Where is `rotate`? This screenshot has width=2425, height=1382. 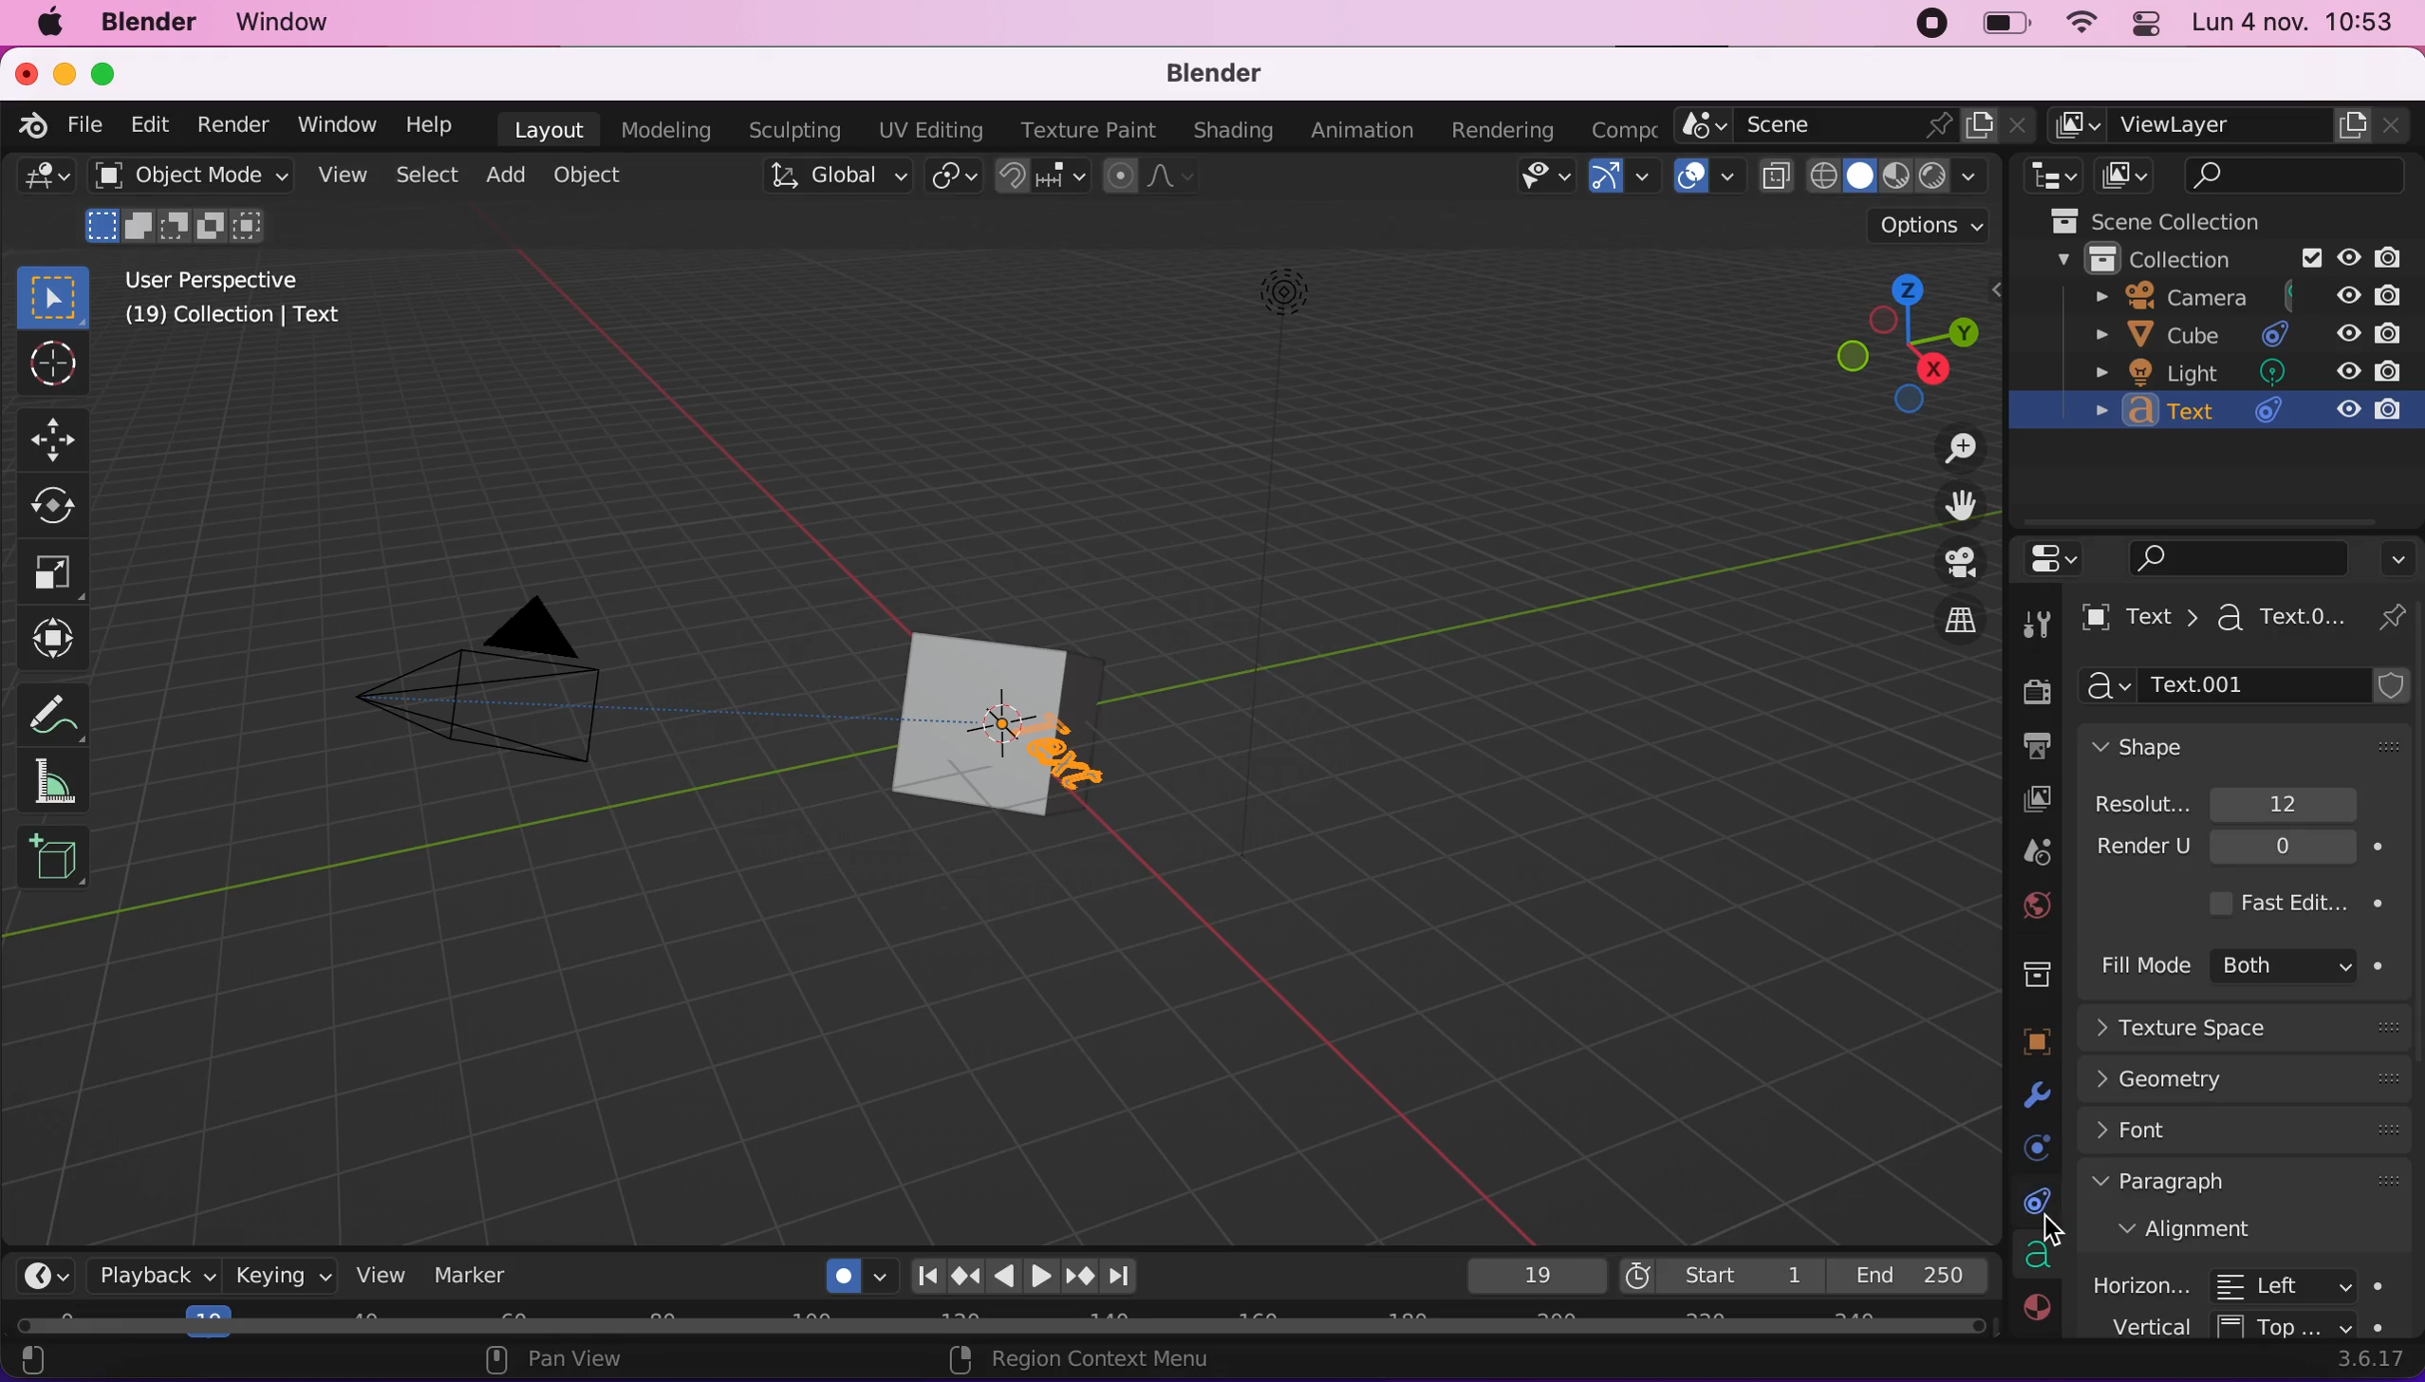 rotate is located at coordinates (54, 507).